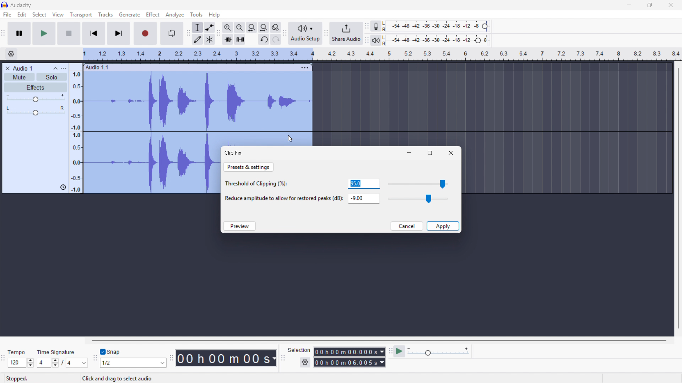 The height and width of the screenshot is (383, 682). What do you see at coordinates (240, 39) in the screenshot?
I see `Silence audio selection` at bounding box center [240, 39].